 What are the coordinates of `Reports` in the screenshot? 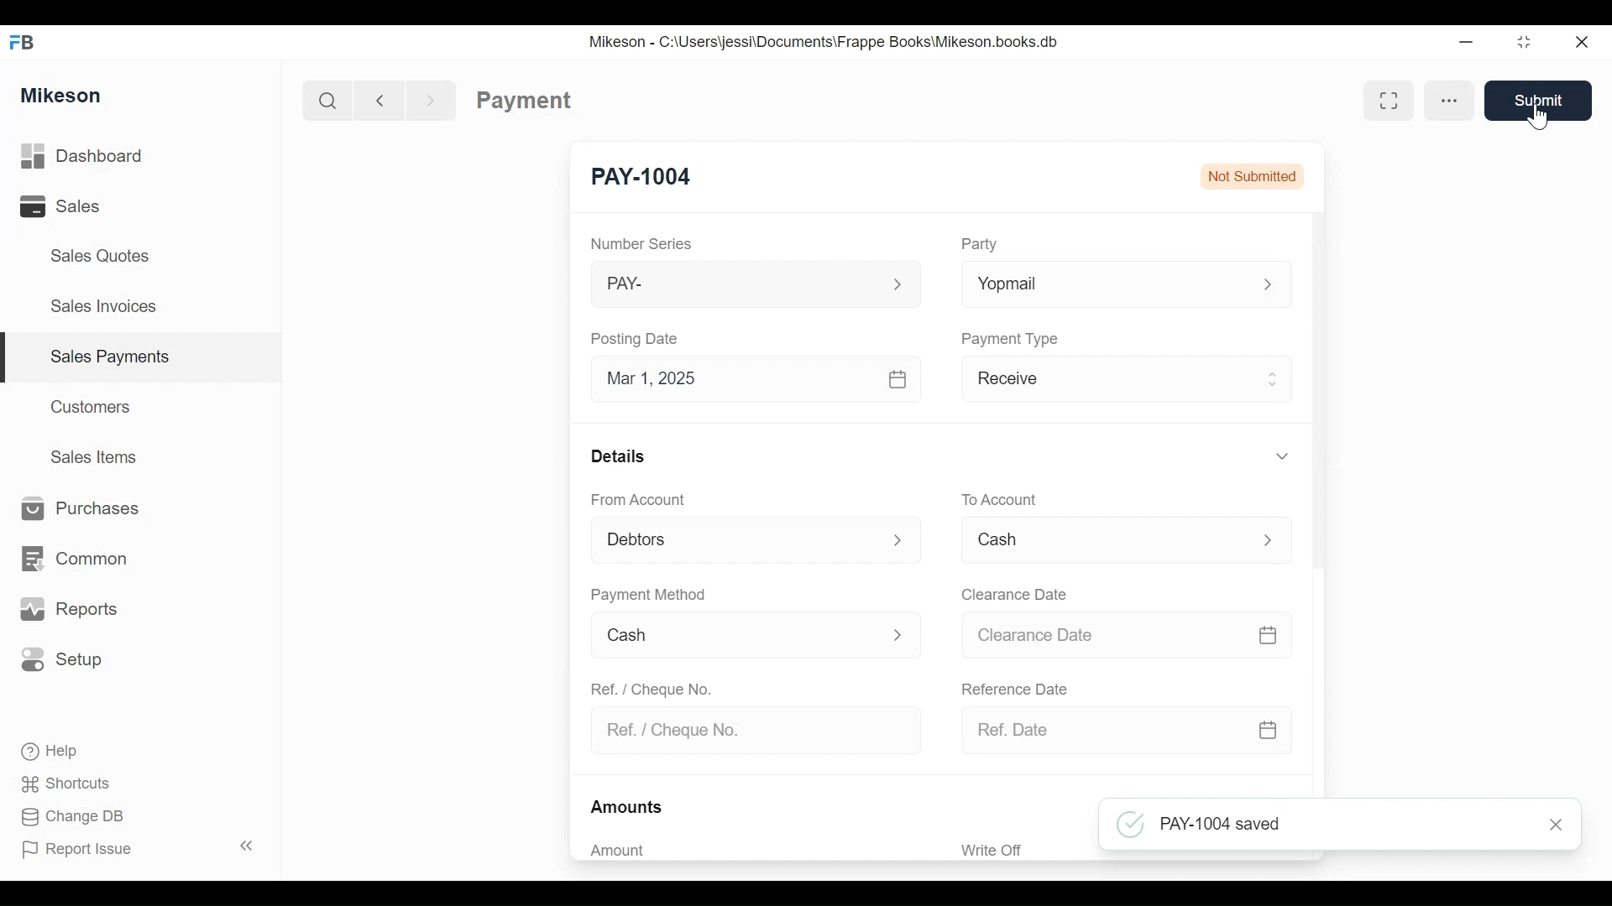 It's located at (72, 610).